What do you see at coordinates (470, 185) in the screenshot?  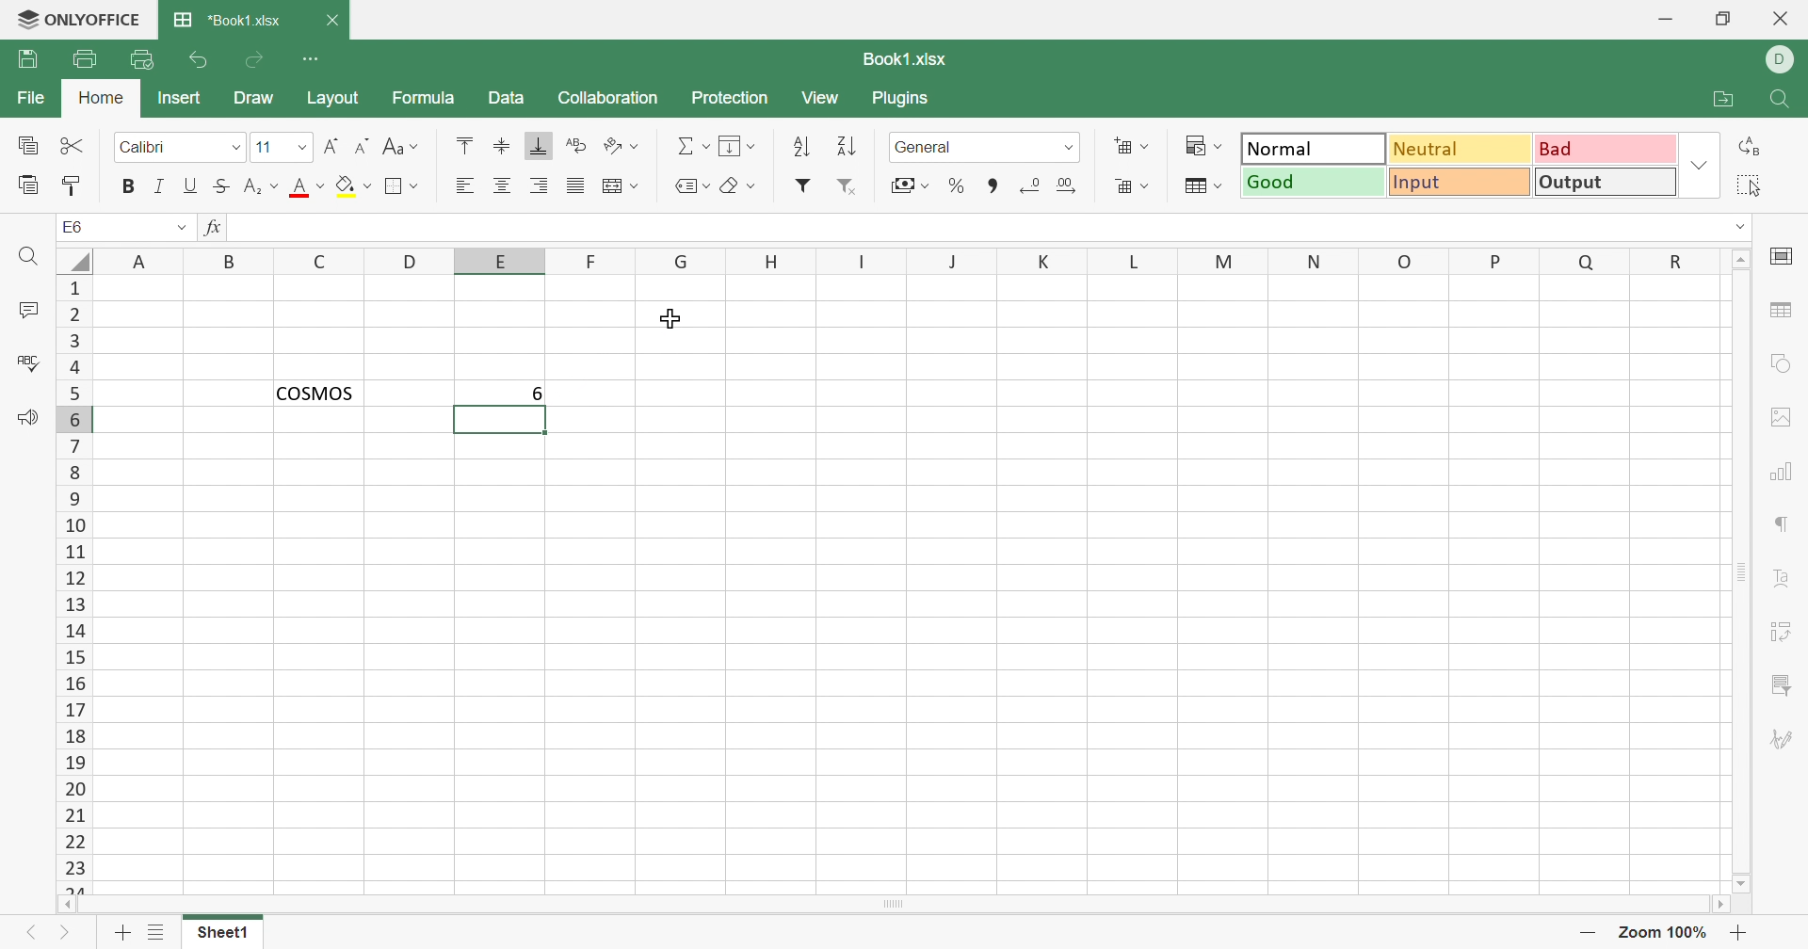 I see `Align Left` at bounding box center [470, 185].